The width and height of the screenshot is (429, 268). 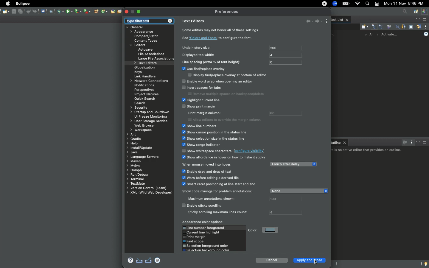 What do you see at coordinates (133, 12) in the screenshot?
I see `maximize` at bounding box center [133, 12].